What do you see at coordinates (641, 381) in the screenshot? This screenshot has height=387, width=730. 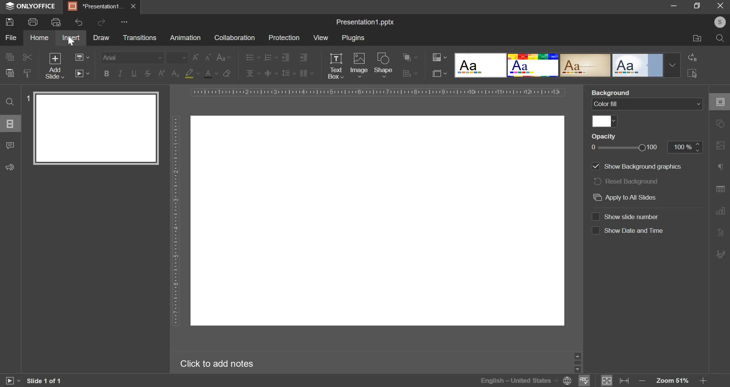 I see `zoom out` at bounding box center [641, 381].